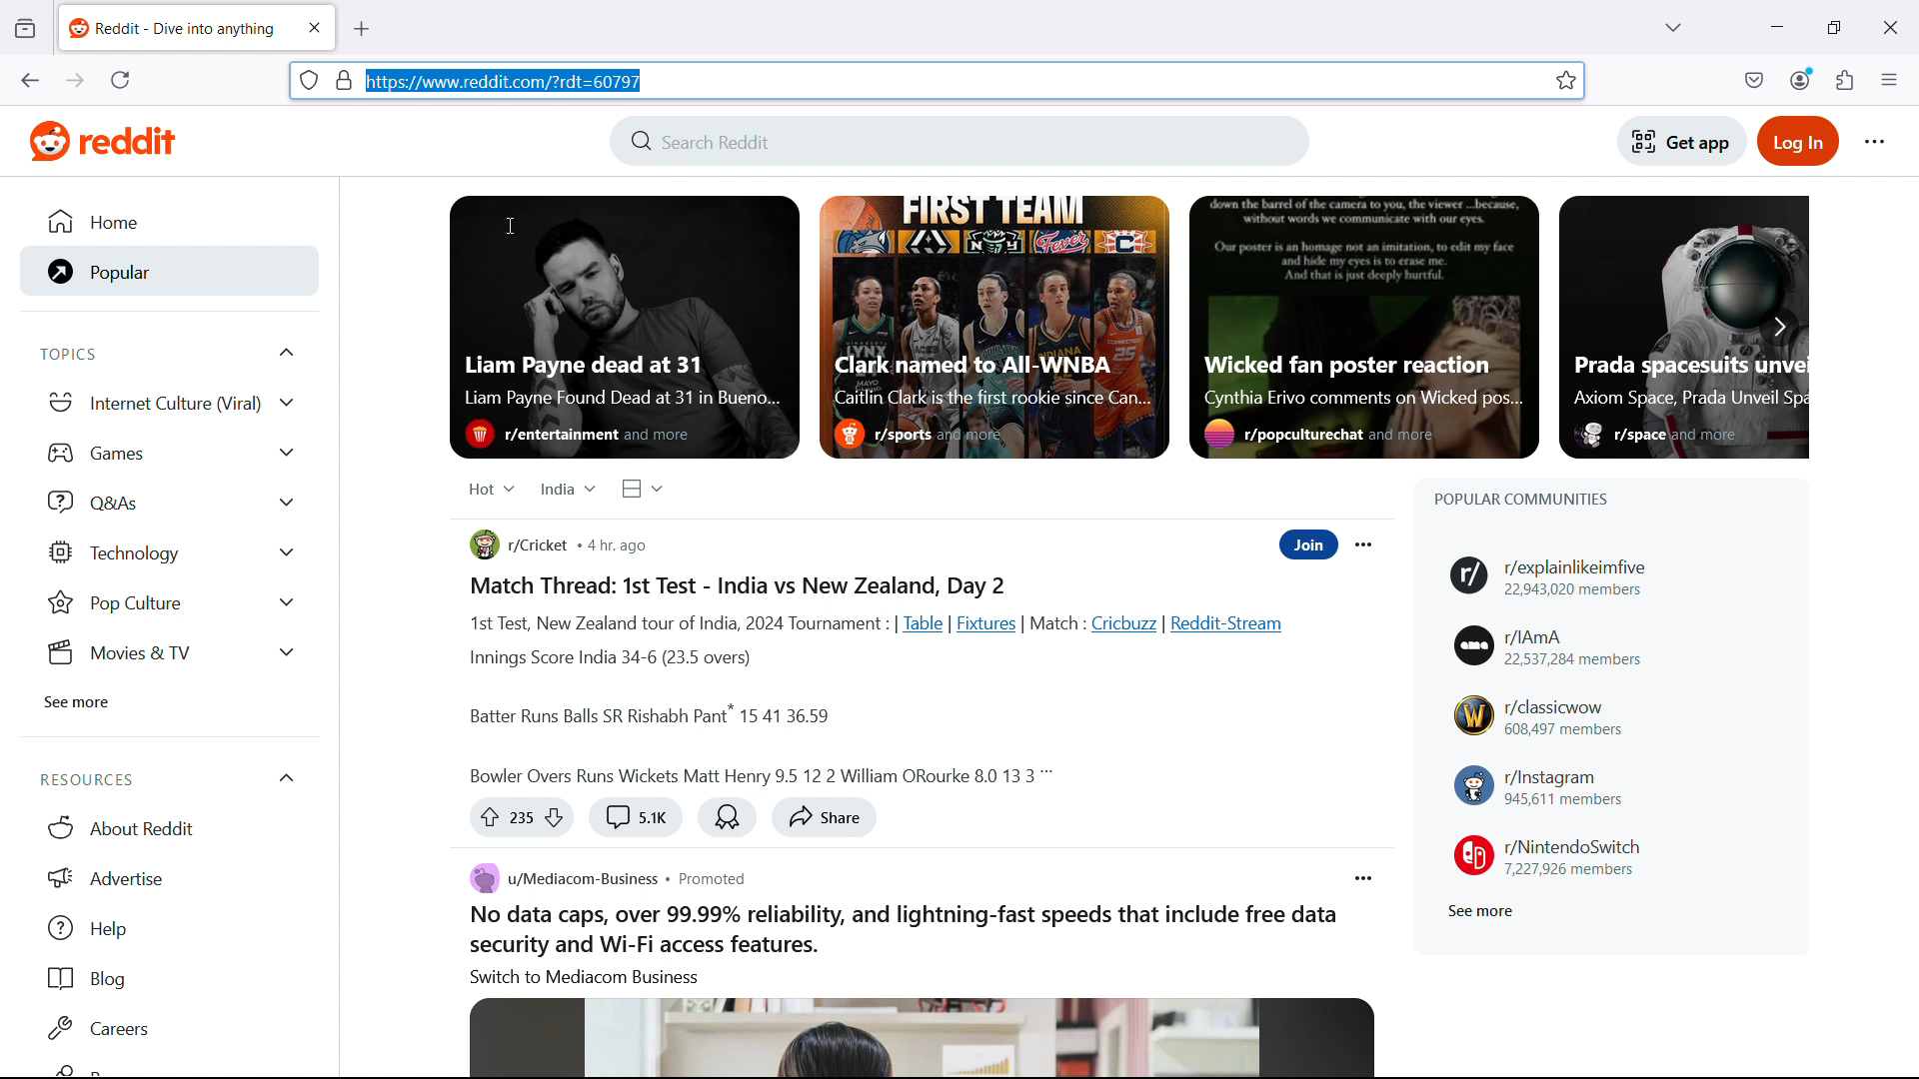 The width and height of the screenshot is (1919, 1079). I want to click on Post options, so click(1365, 544).